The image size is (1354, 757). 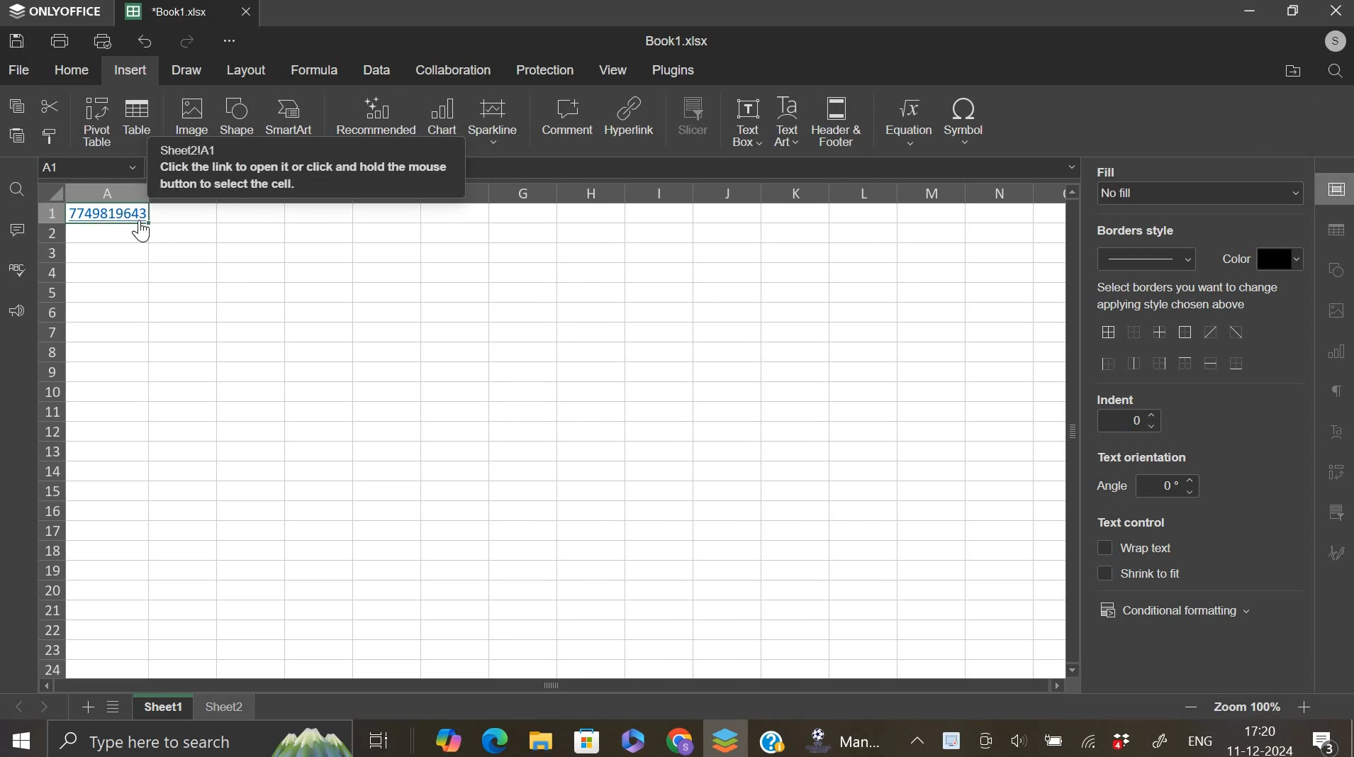 I want to click on print, so click(x=60, y=40).